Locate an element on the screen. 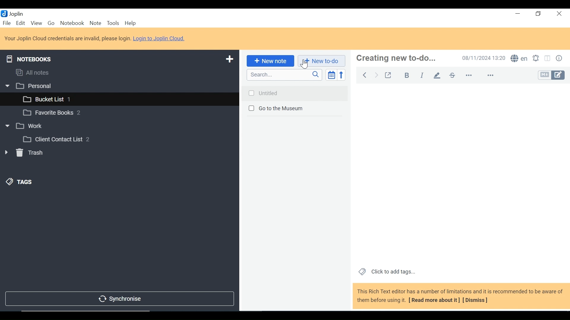 The image size is (570, 320). Note Name is located at coordinates (397, 58).